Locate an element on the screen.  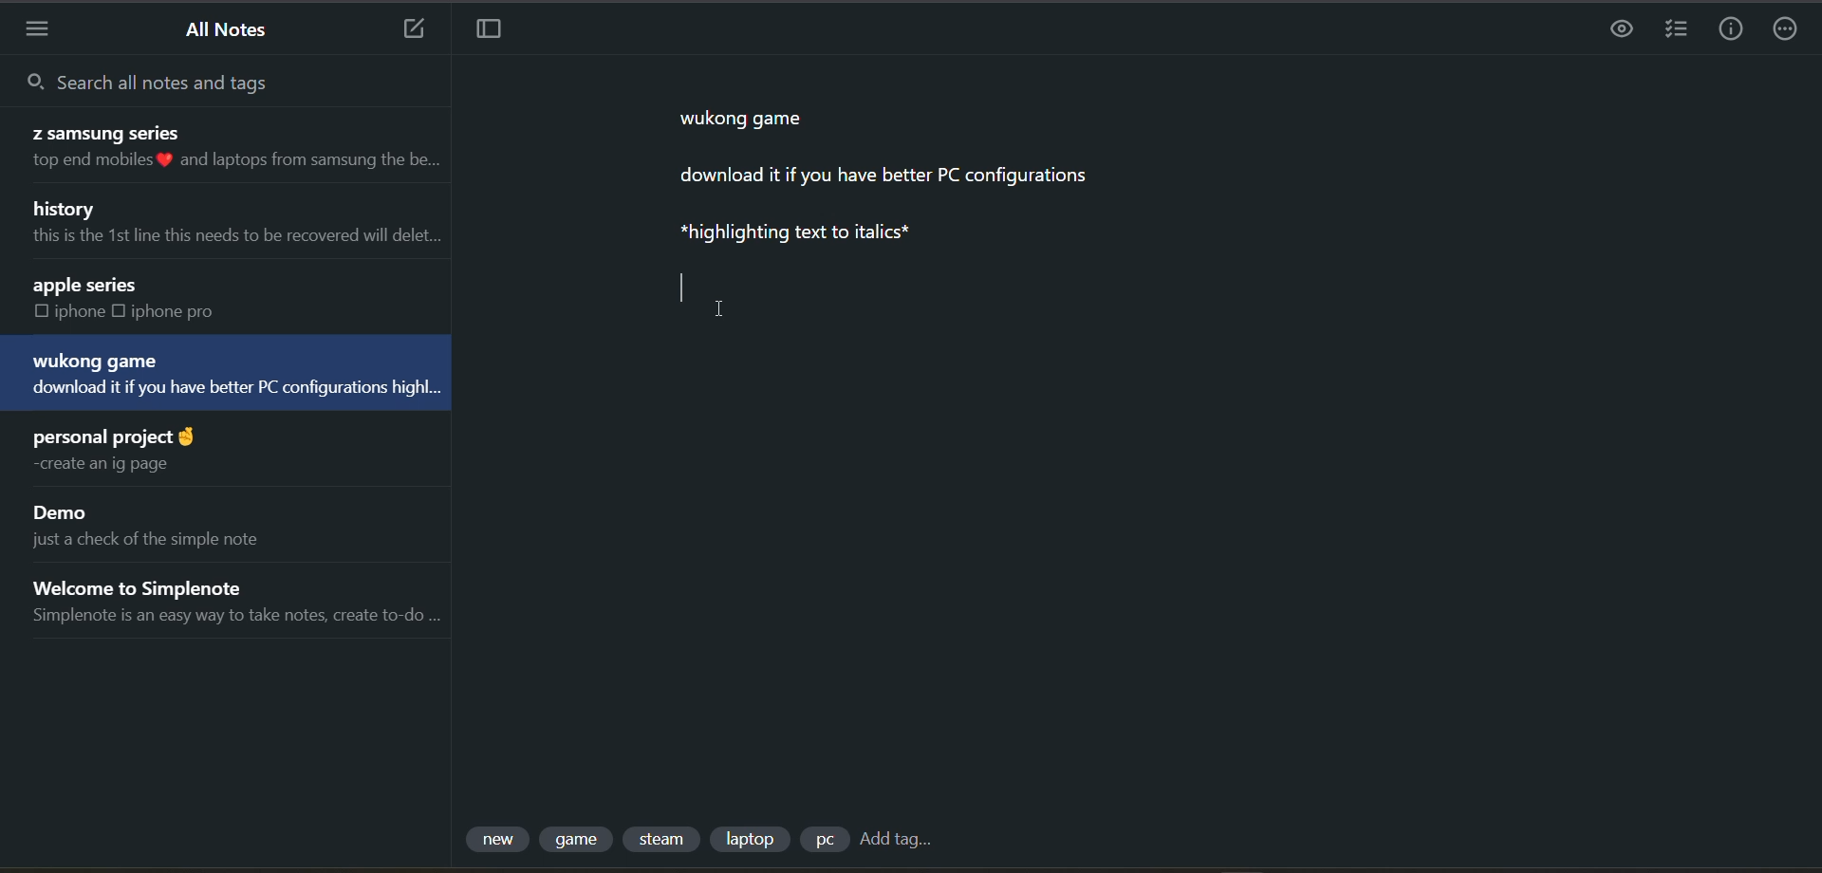
tag 1 is located at coordinates (496, 840).